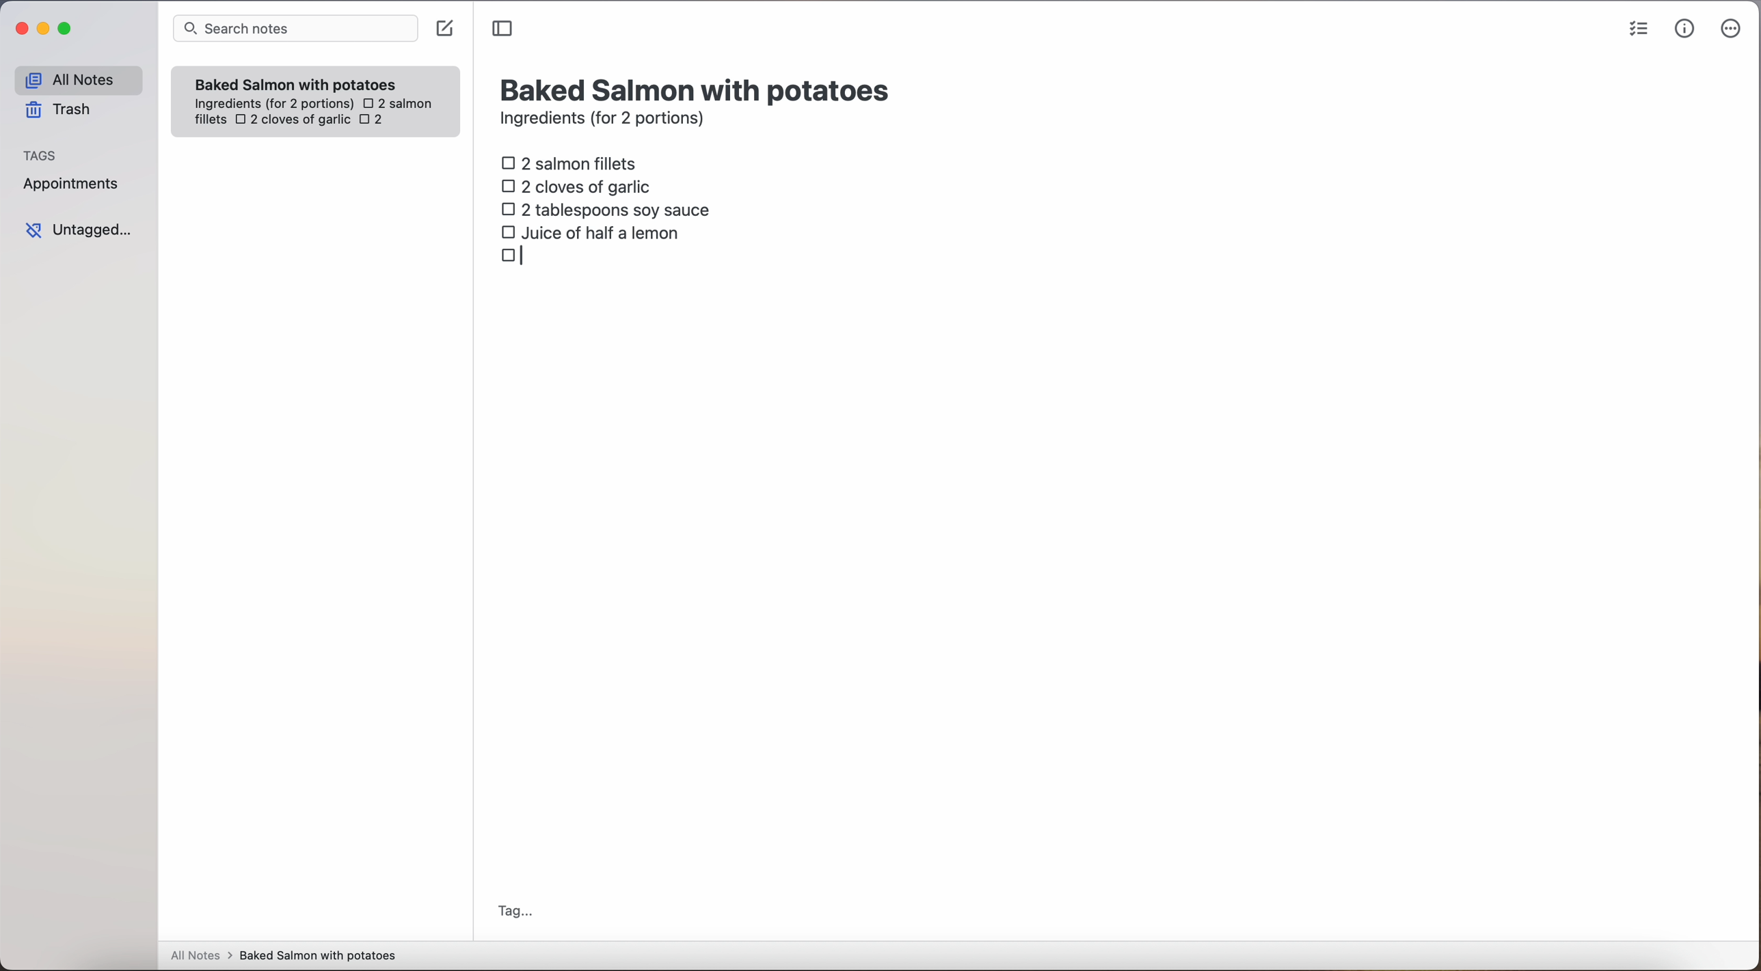 This screenshot has width=1761, height=971. Describe the element at coordinates (80, 230) in the screenshot. I see `untagged` at that location.